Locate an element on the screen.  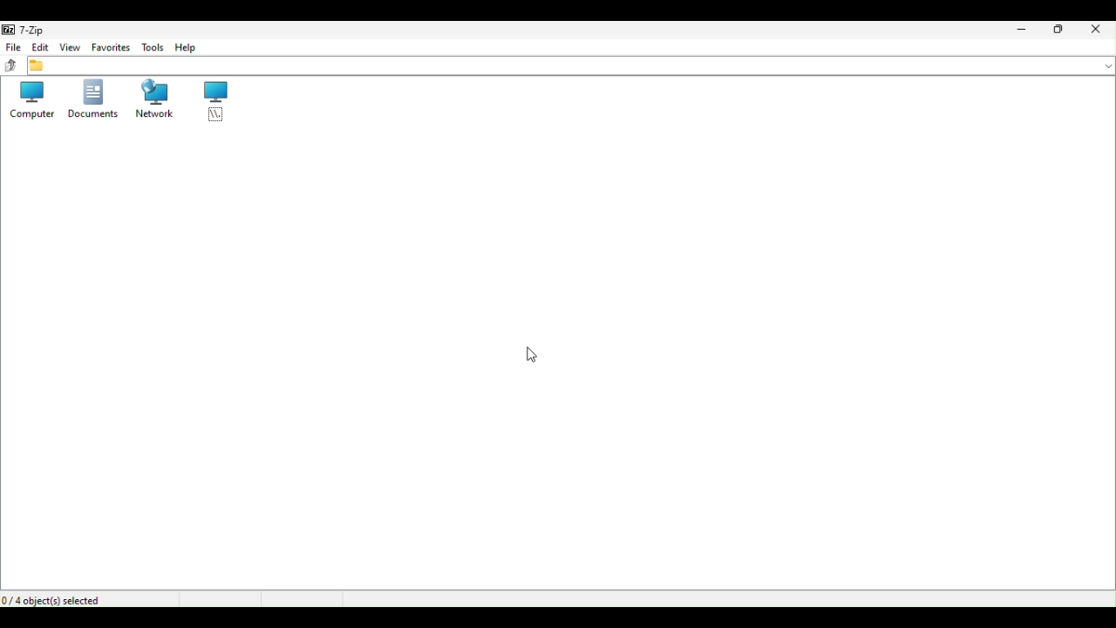
Help is located at coordinates (187, 46).